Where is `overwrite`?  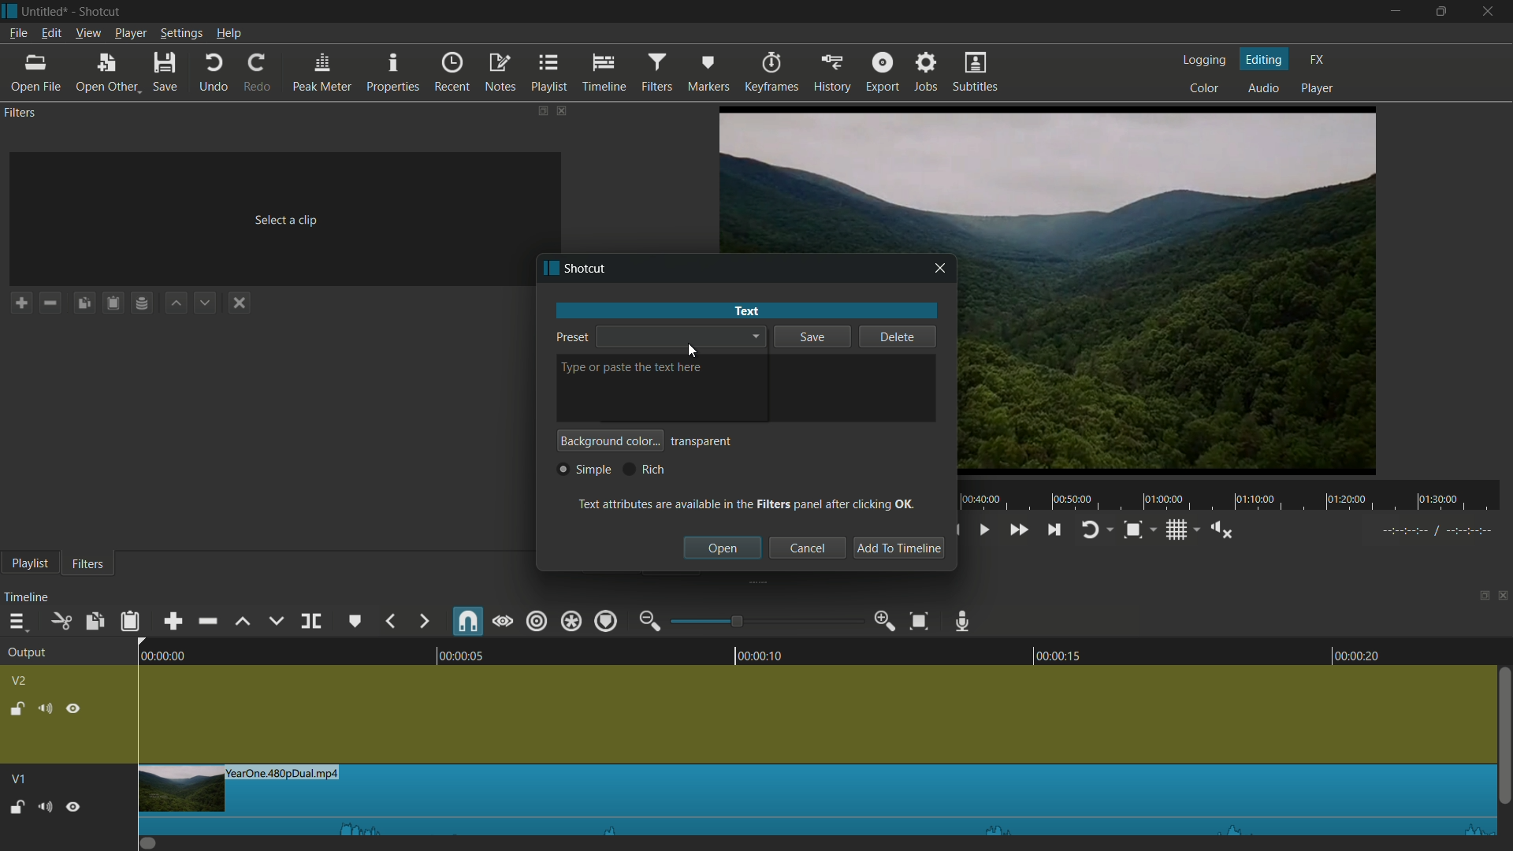
overwrite is located at coordinates (276, 622).